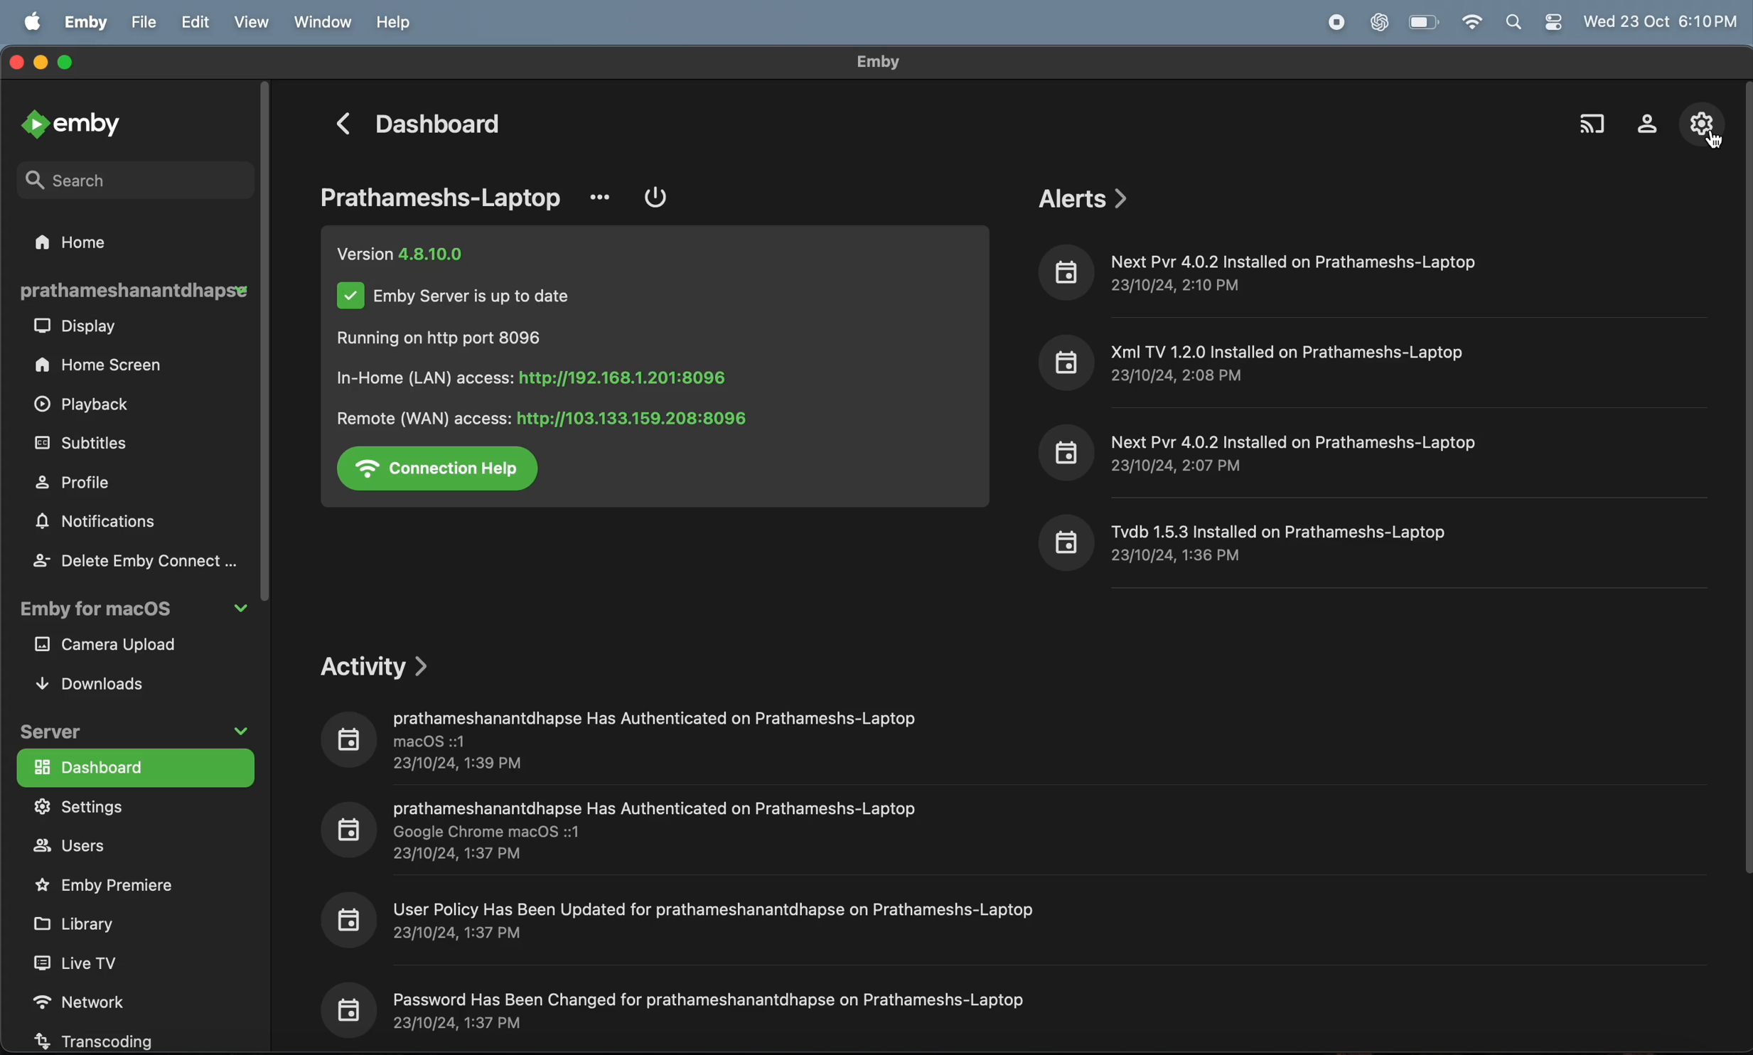  Describe the element at coordinates (532, 378) in the screenshot. I see `In-Home (LAN) access: http://192.168.1.201:8096` at that location.